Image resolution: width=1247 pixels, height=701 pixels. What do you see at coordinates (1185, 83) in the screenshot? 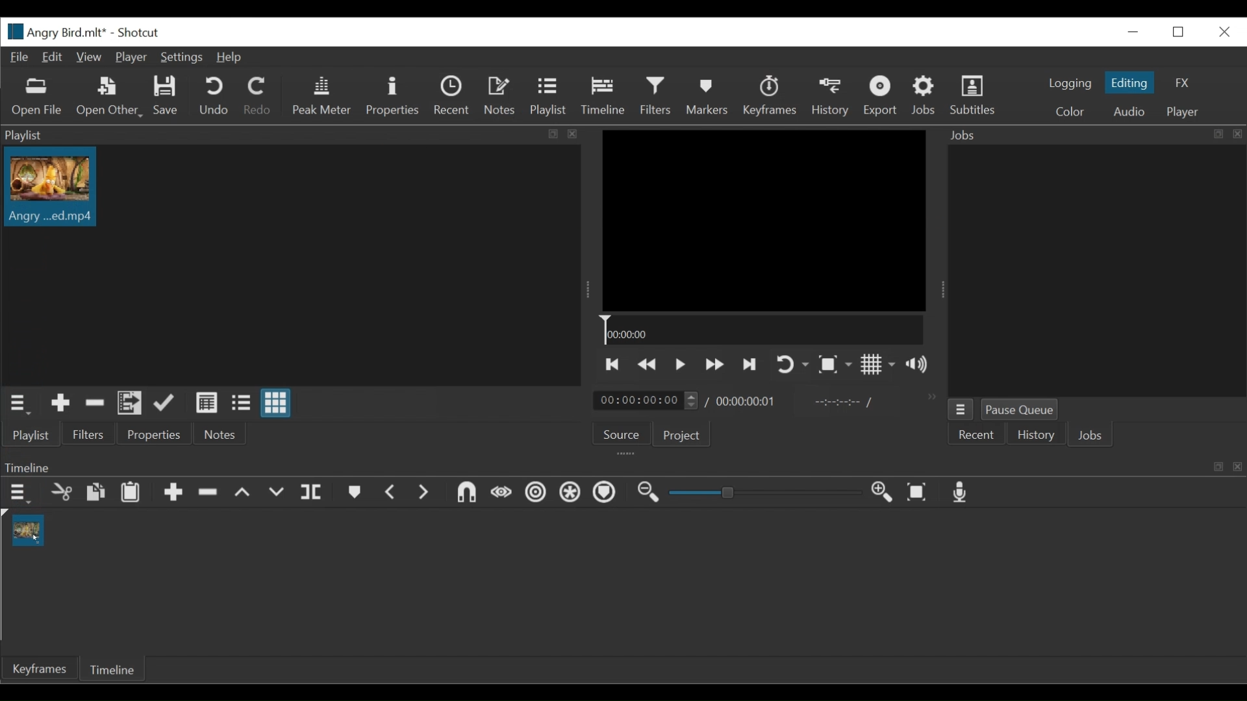
I see `FX` at bounding box center [1185, 83].